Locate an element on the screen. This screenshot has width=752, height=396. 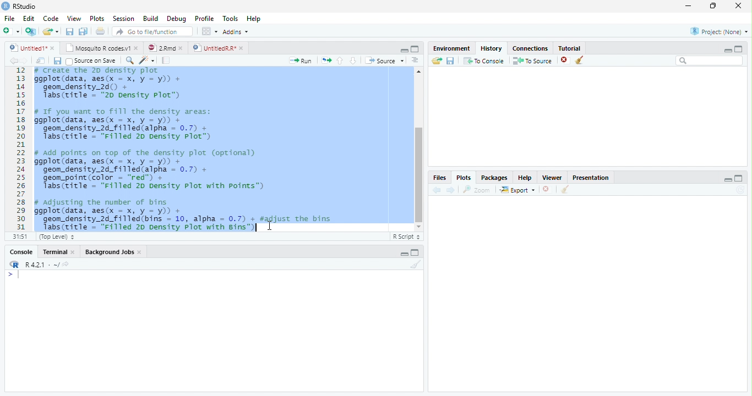
To console is located at coordinates (484, 61).